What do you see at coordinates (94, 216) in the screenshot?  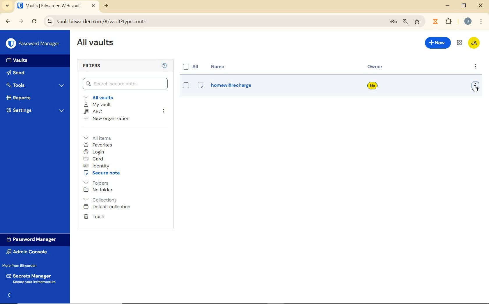 I see `Trash` at bounding box center [94, 216].